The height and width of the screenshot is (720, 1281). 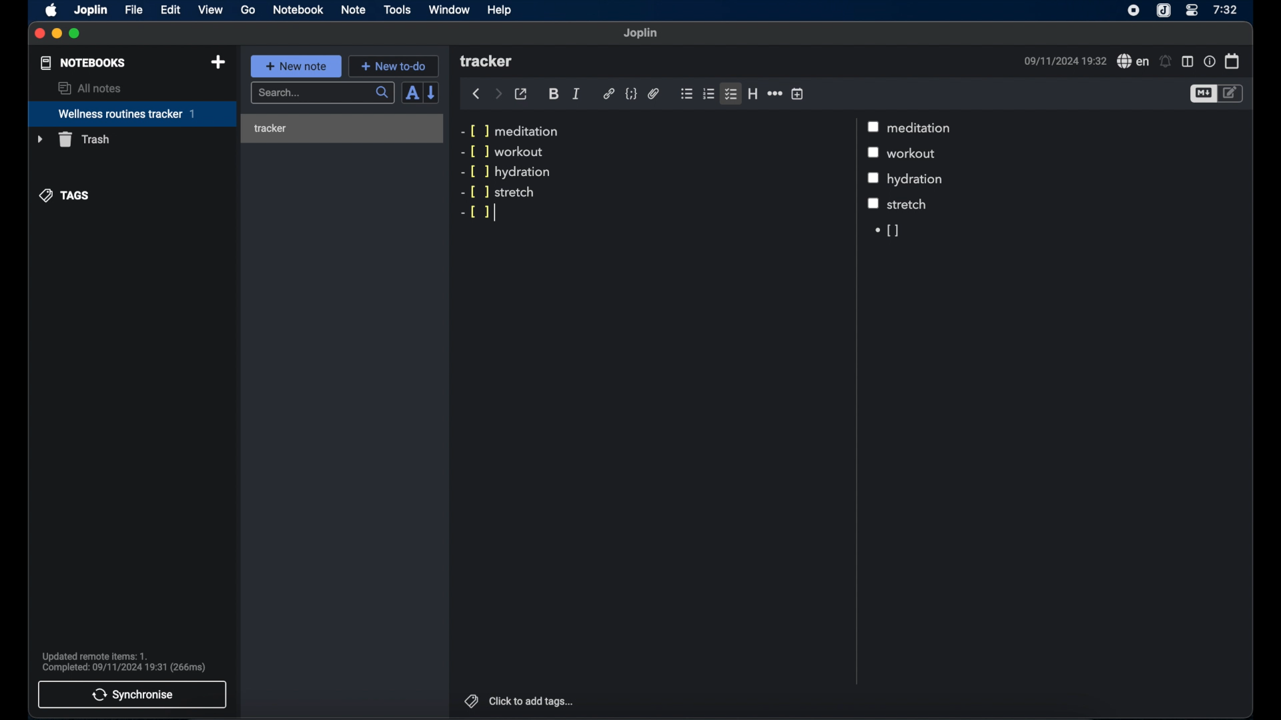 What do you see at coordinates (885, 229) in the screenshot?
I see `[]` at bounding box center [885, 229].